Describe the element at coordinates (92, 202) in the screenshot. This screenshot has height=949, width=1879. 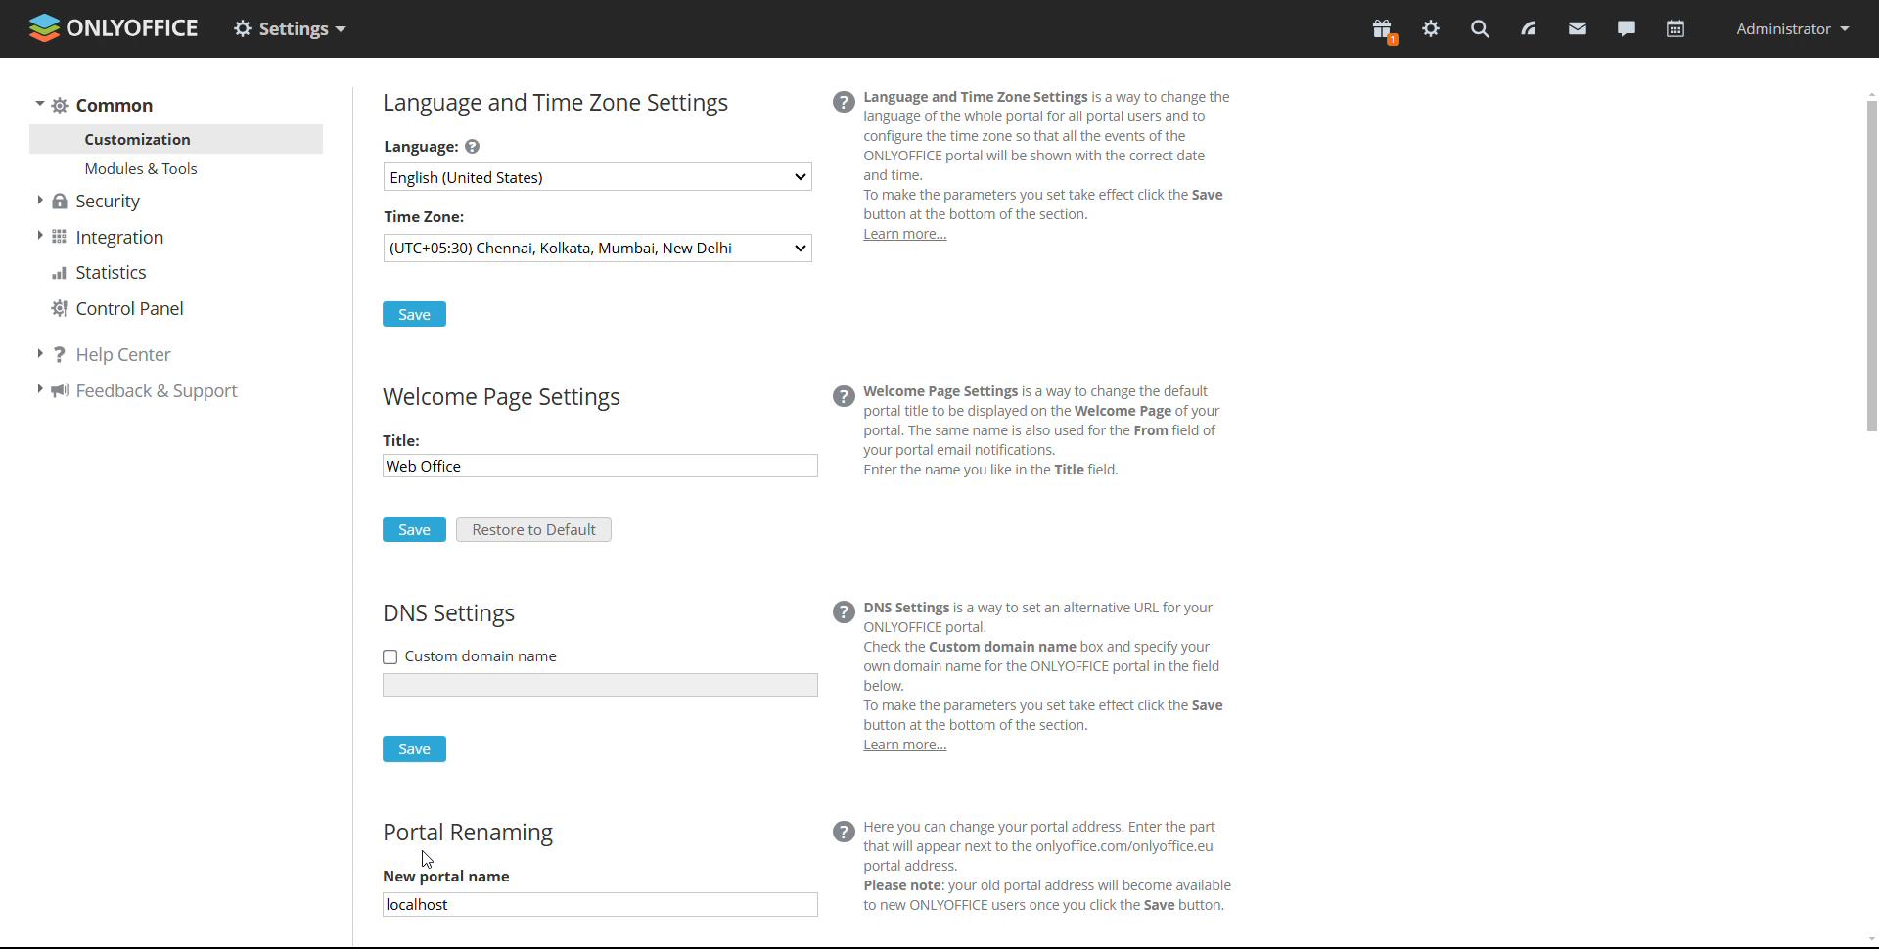
I see `security` at that location.